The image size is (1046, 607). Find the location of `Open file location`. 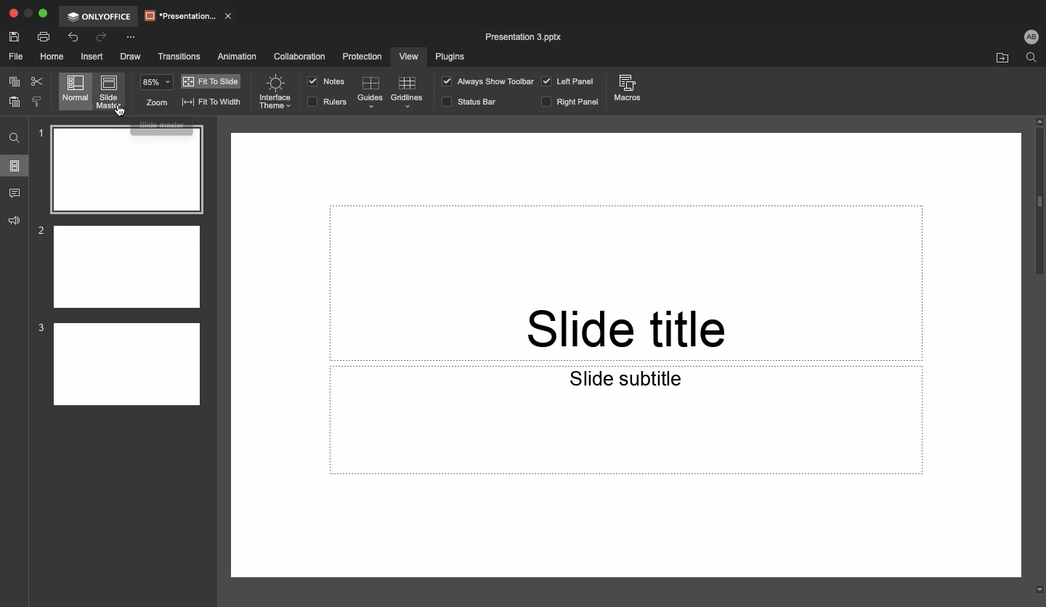

Open file location is located at coordinates (1000, 57).